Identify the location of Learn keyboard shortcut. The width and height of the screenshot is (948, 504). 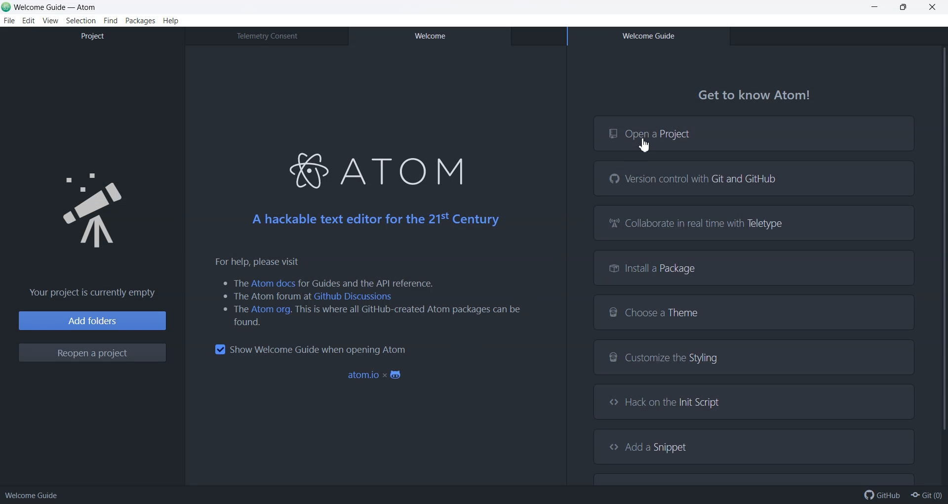
(755, 477).